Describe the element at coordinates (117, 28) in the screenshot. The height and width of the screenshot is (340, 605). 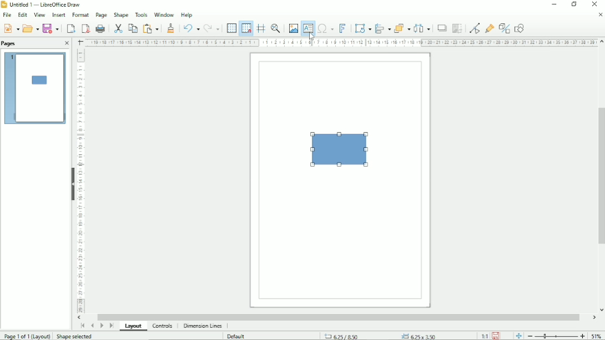
I see `Cut` at that location.